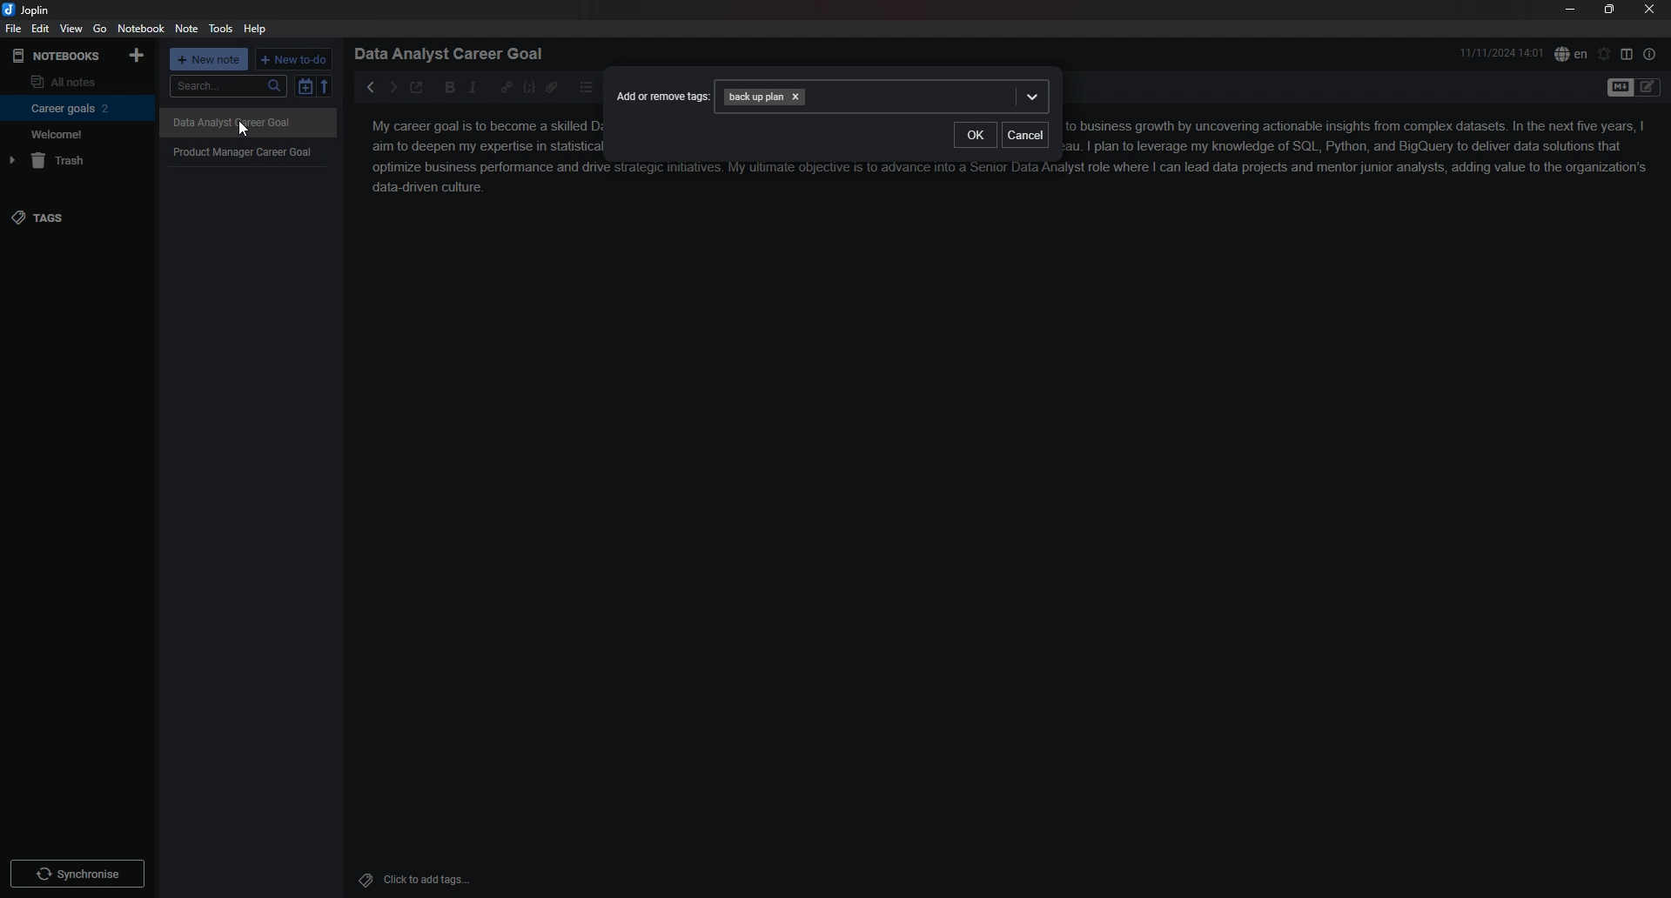  What do you see at coordinates (75, 160) in the screenshot?
I see `trash` at bounding box center [75, 160].